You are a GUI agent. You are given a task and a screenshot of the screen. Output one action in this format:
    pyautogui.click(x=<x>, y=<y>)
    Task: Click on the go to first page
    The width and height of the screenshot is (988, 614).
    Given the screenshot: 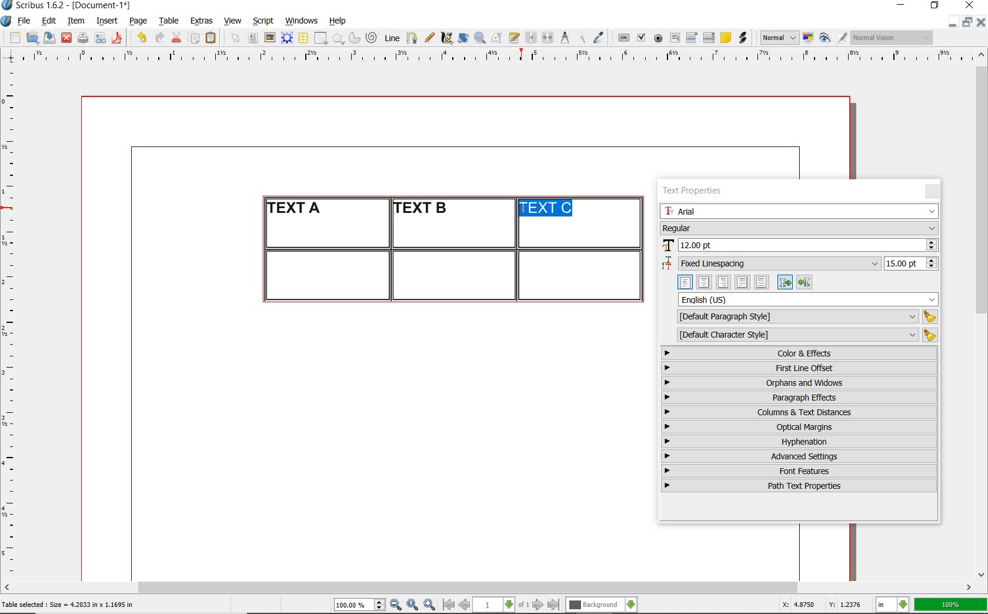 What is the action you would take?
    pyautogui.click(x=448, y=605)
    